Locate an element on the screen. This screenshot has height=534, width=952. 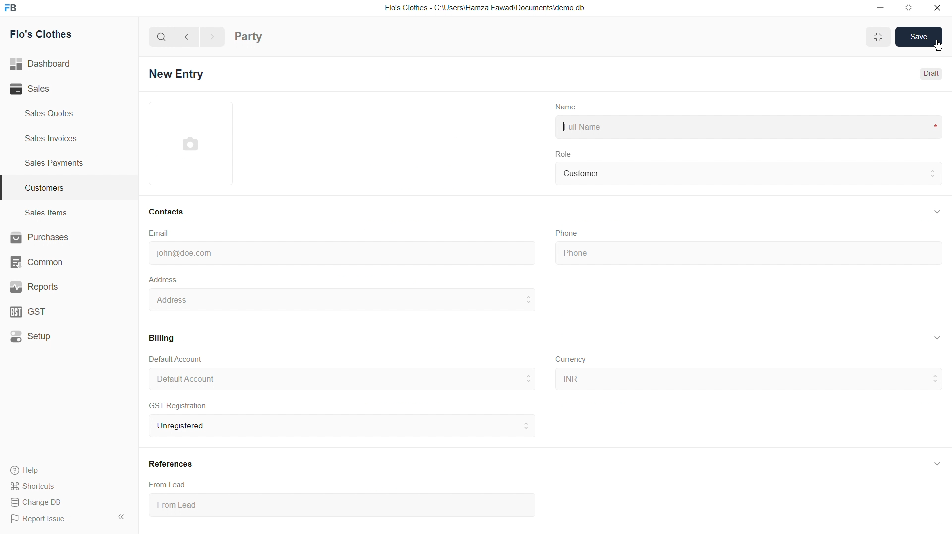
Currency is located at coordinates (571, 359).